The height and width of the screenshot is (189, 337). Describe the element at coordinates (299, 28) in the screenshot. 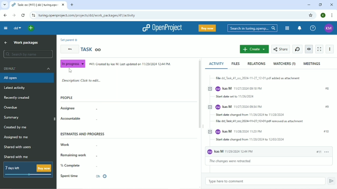

I see `To notification center` at that location.